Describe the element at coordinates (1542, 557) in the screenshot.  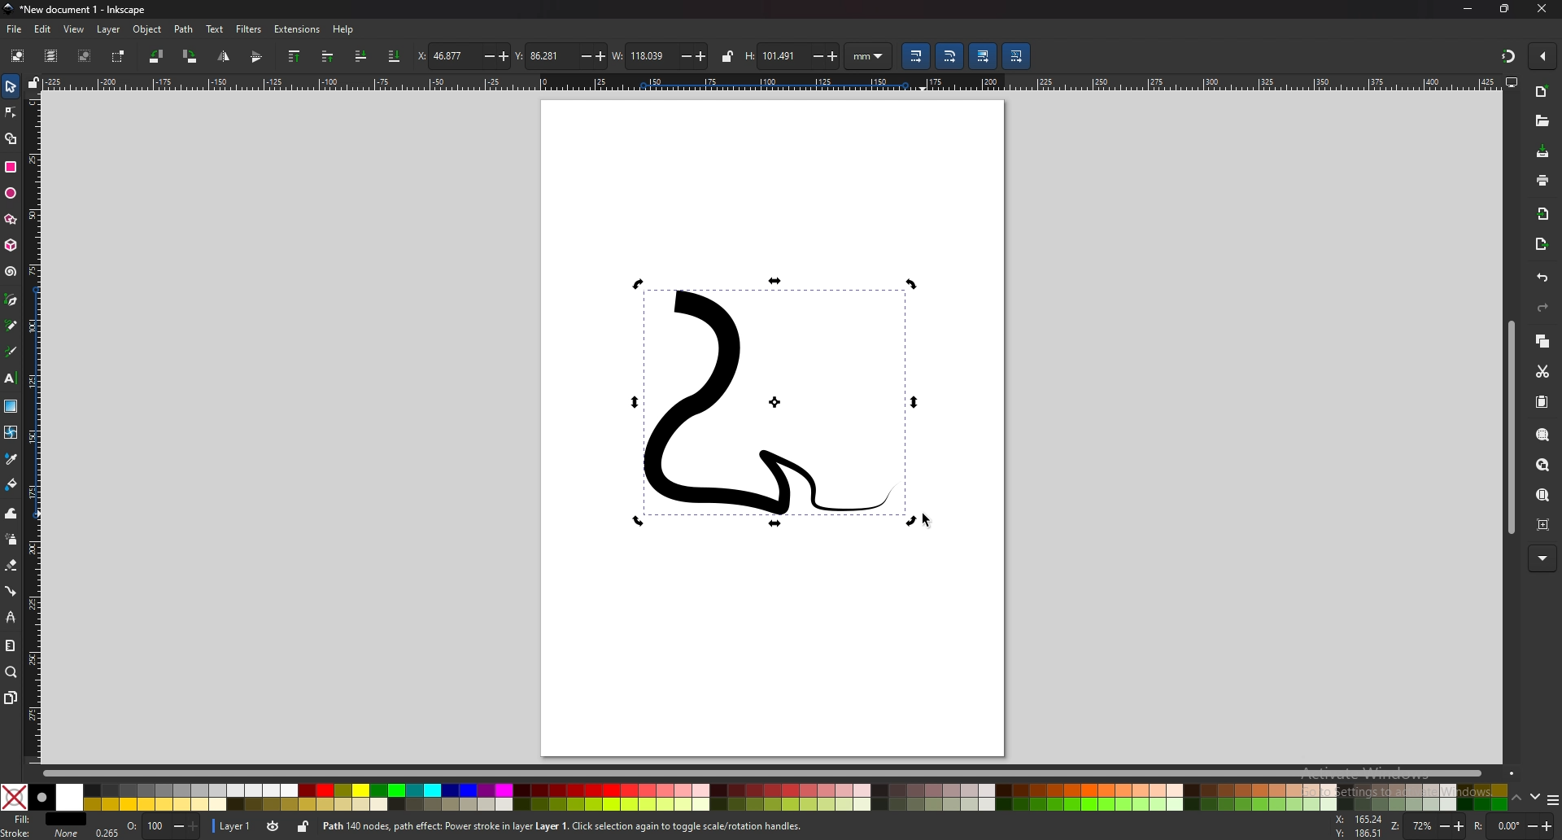
I see `MORE` at that location.